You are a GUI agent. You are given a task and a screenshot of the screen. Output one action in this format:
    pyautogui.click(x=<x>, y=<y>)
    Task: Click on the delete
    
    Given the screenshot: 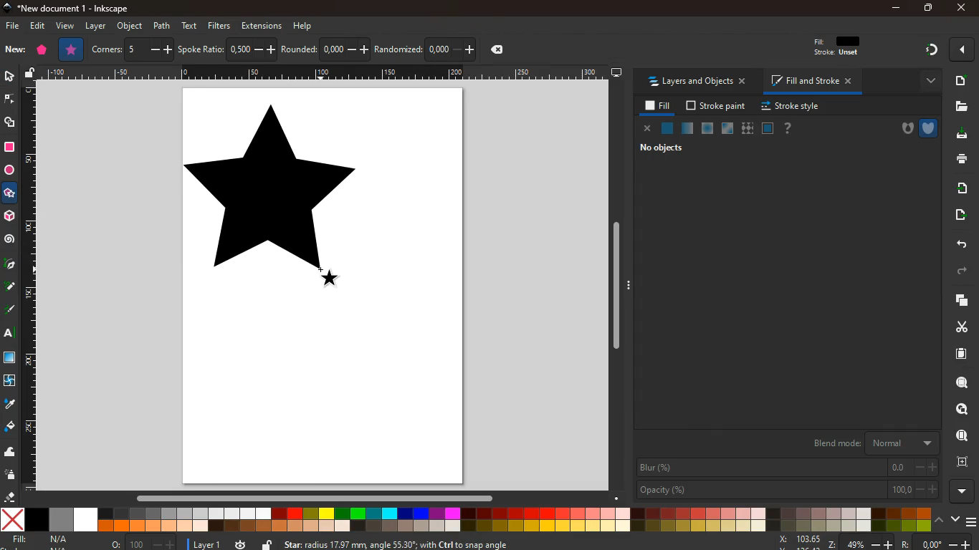 What is the action you would take?
    pyautogui.click(x=500, y=51)
    